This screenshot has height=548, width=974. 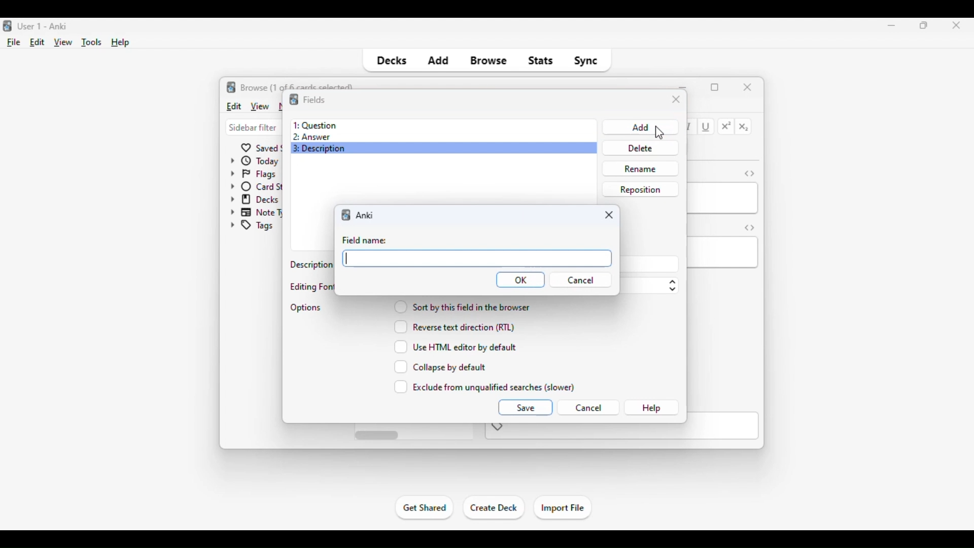 I want to click on logo, so click(x=293, y=99).